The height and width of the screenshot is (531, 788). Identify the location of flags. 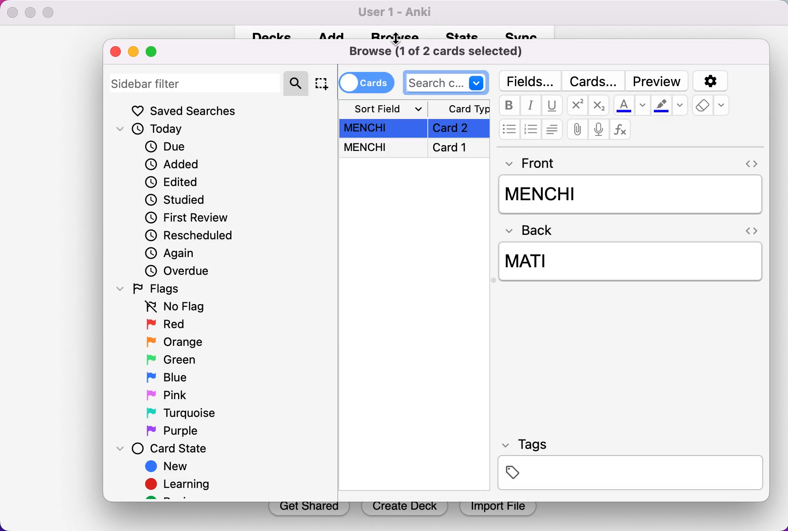
(157, 289).